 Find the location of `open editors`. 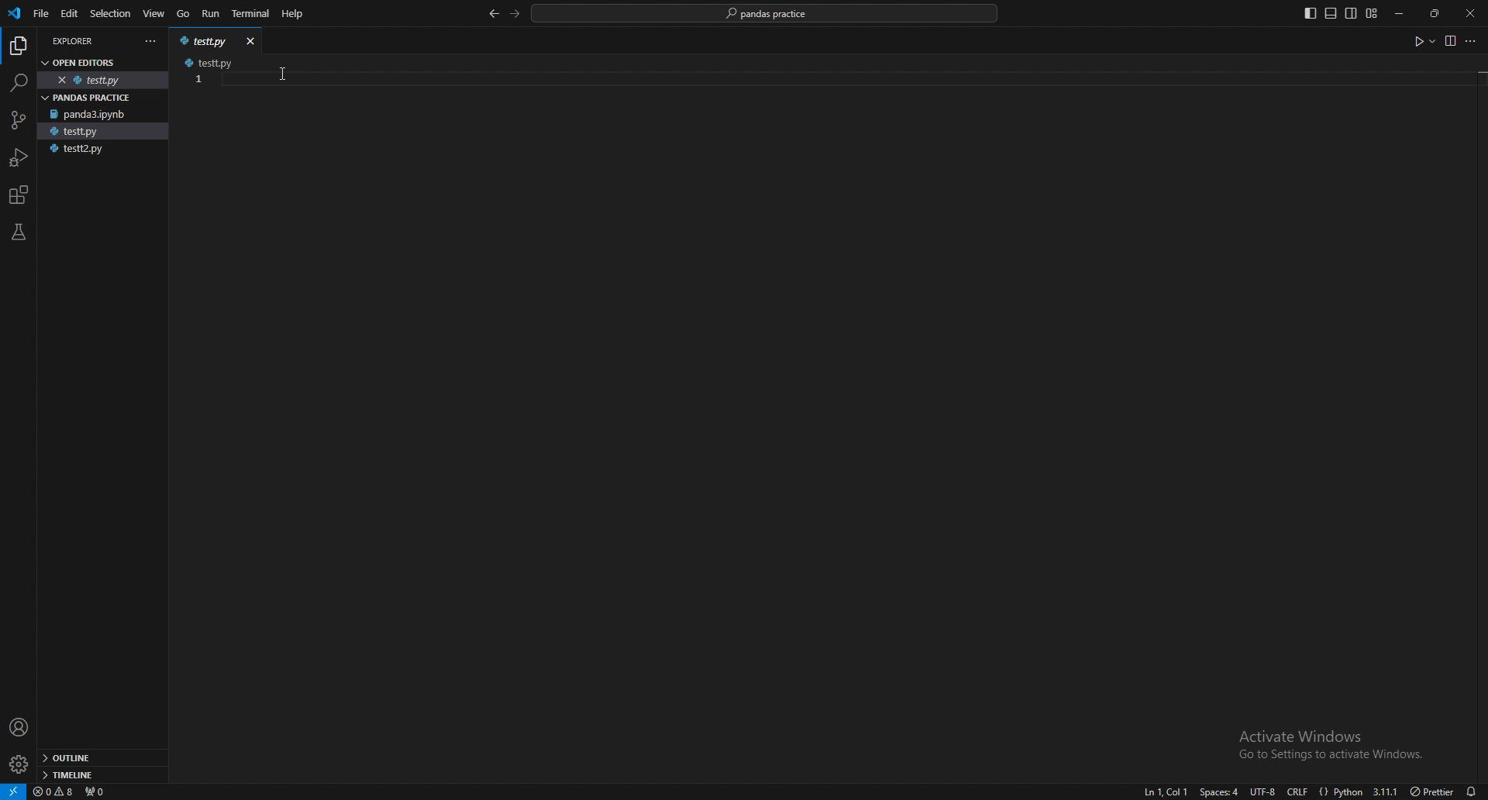

open editors is located at coordinates (98, 61).